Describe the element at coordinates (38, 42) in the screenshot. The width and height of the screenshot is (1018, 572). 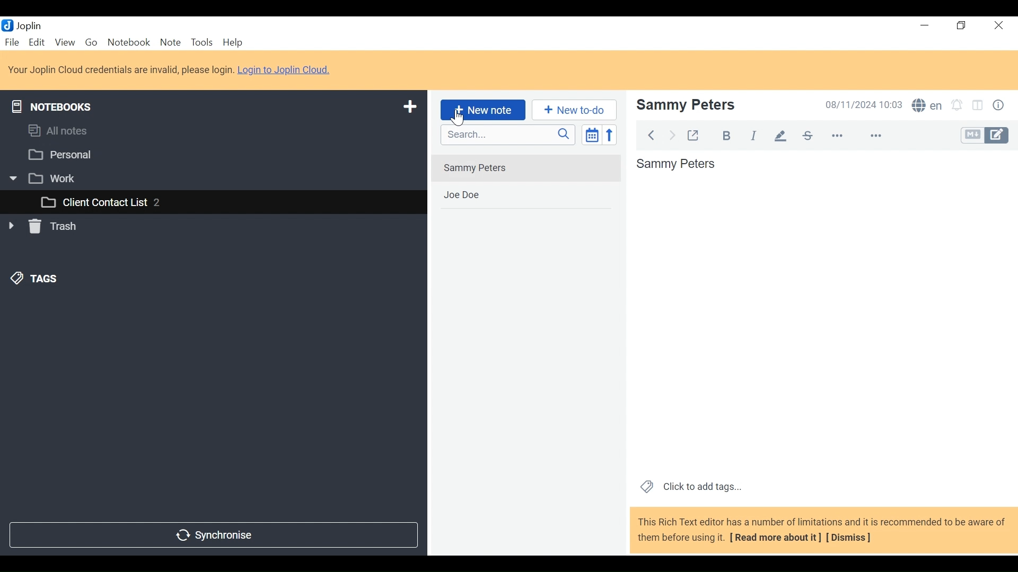
I see `Edit` at that location.